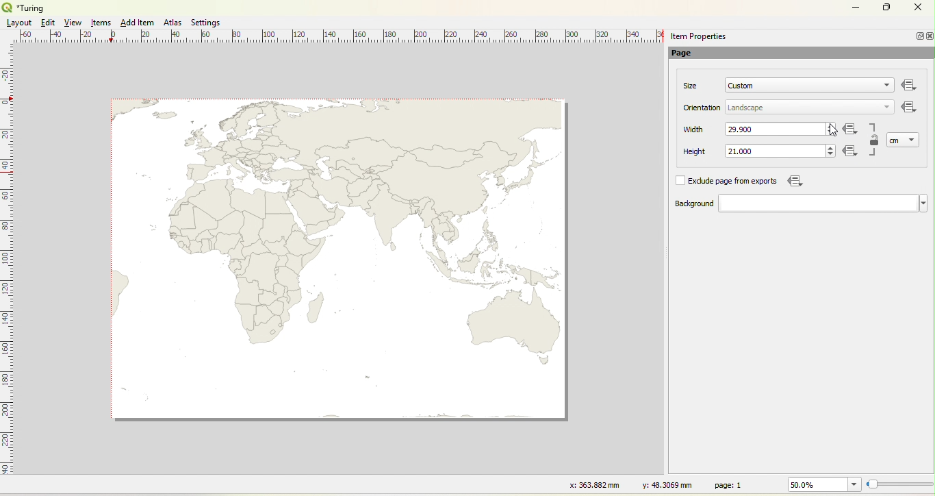 This screenshot has height=496, width=935. I want to click on dropdown, so click(887, 106).